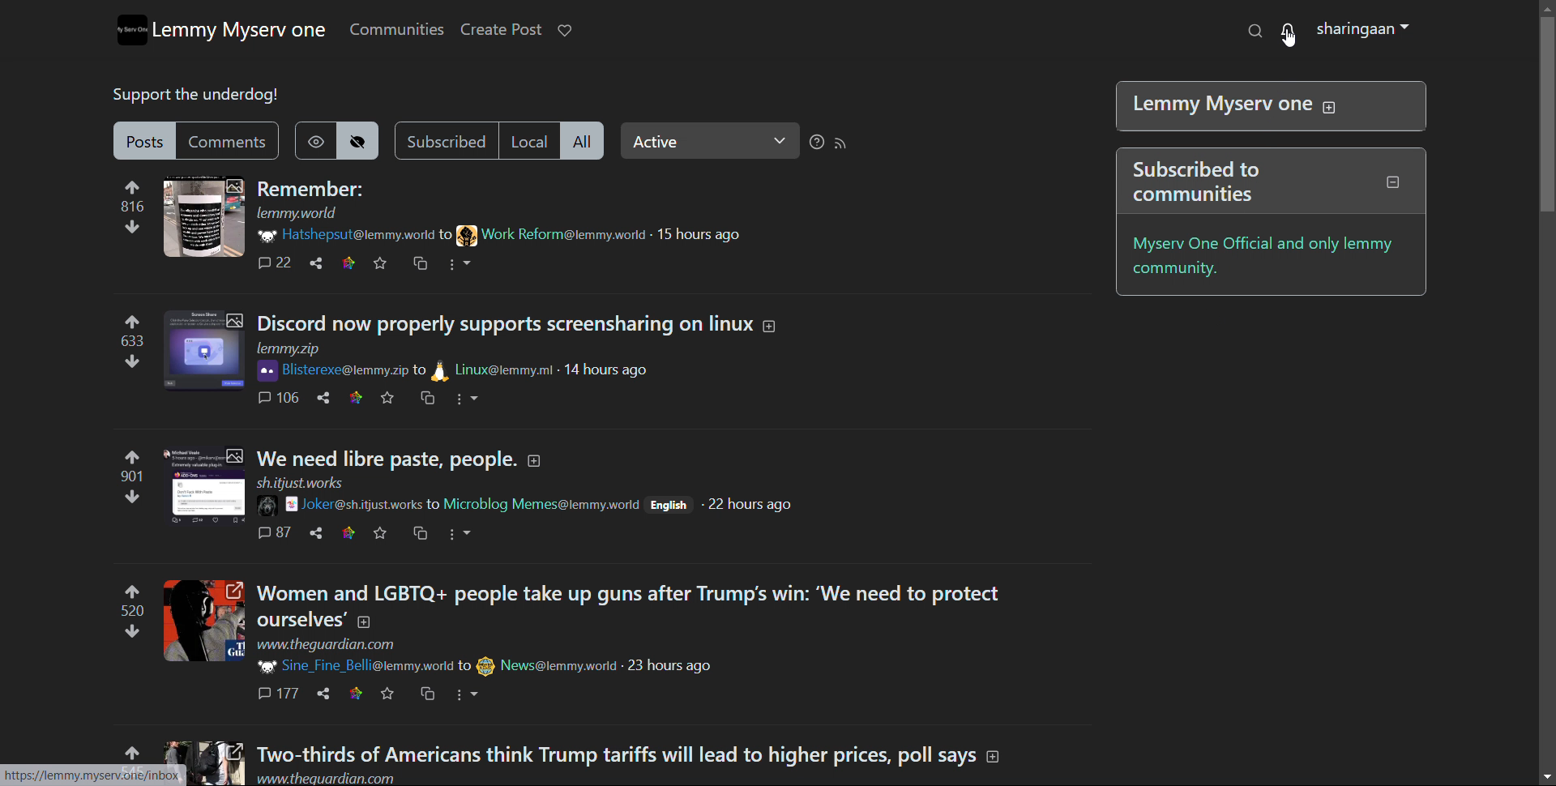 This screenshot has width=1556, height=786. What do you see at coordinates (771, 327) in the screenshot?
I see `expand` at bounding box center [771, 327].